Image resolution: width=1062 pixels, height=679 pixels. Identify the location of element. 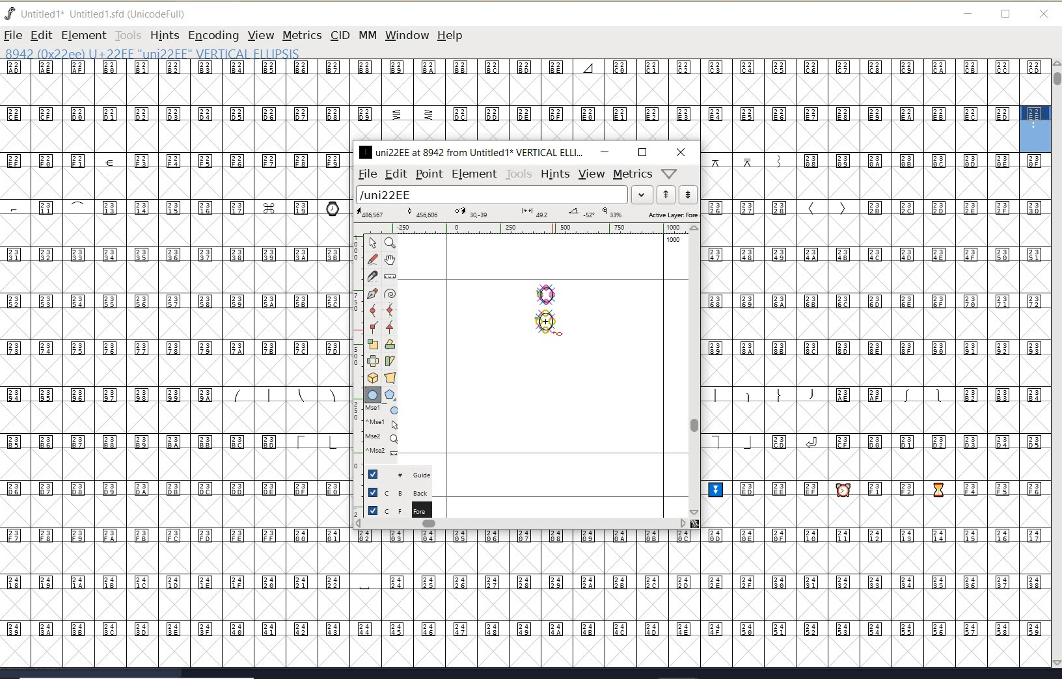
(474, 174).